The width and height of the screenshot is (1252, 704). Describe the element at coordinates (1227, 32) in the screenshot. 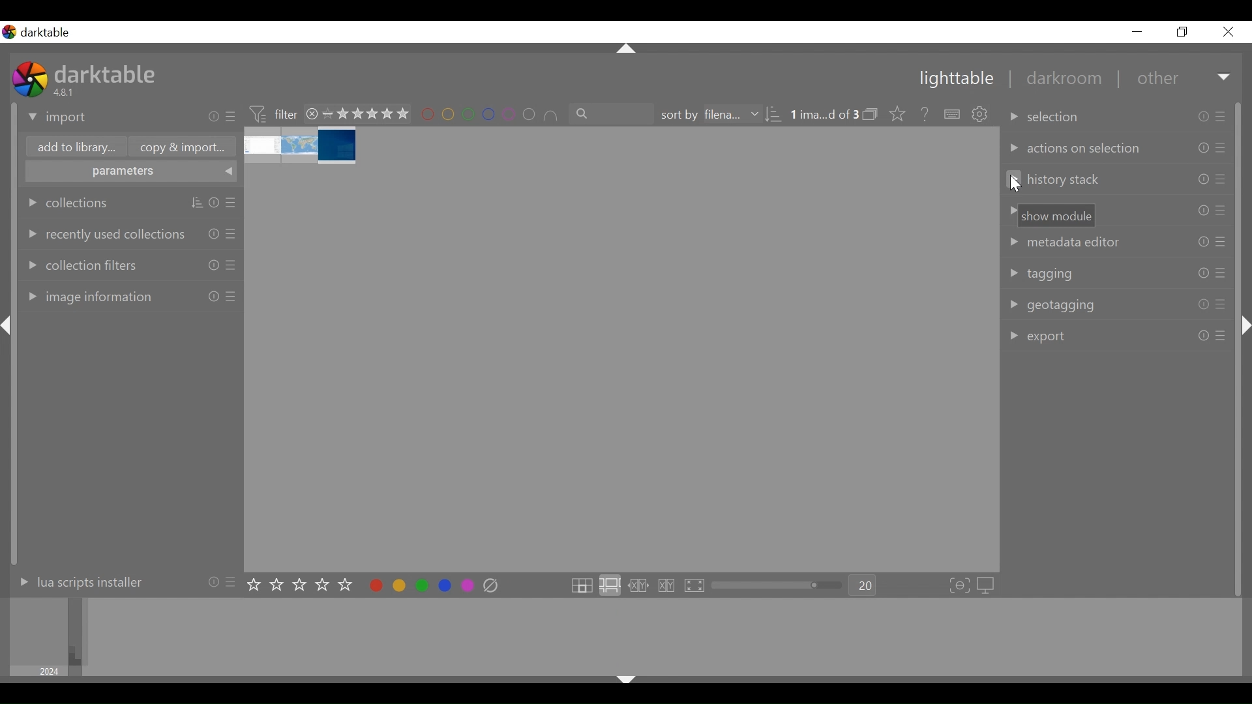

I see `close` at that location.